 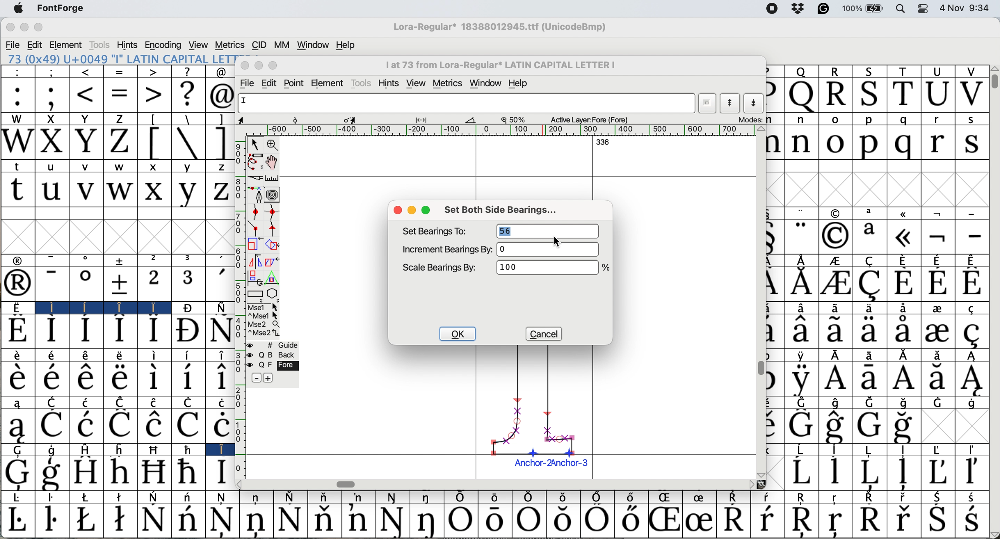 What do you see at coordinates (86, 331) in the screenshot?
I see `Symbol` at bounding box center [86, 331].